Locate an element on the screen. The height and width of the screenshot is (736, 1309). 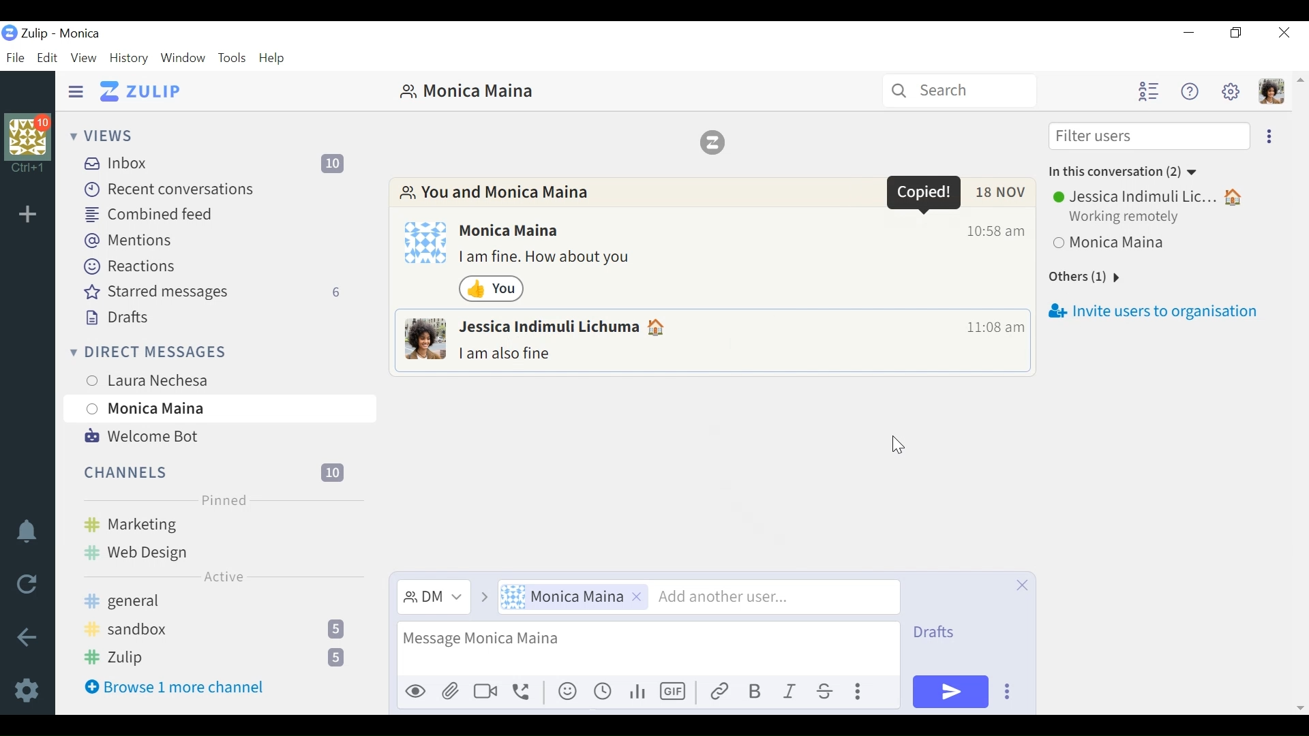
Zulip Desktop icon is located at coordinates (10, 34).